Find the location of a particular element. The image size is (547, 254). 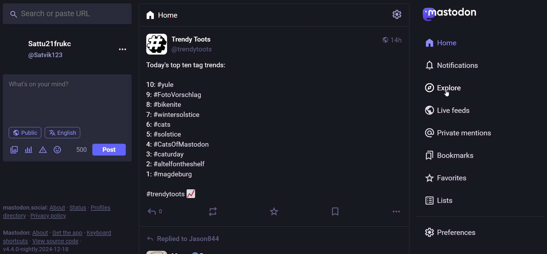

more is located at coordinates (123, 49).